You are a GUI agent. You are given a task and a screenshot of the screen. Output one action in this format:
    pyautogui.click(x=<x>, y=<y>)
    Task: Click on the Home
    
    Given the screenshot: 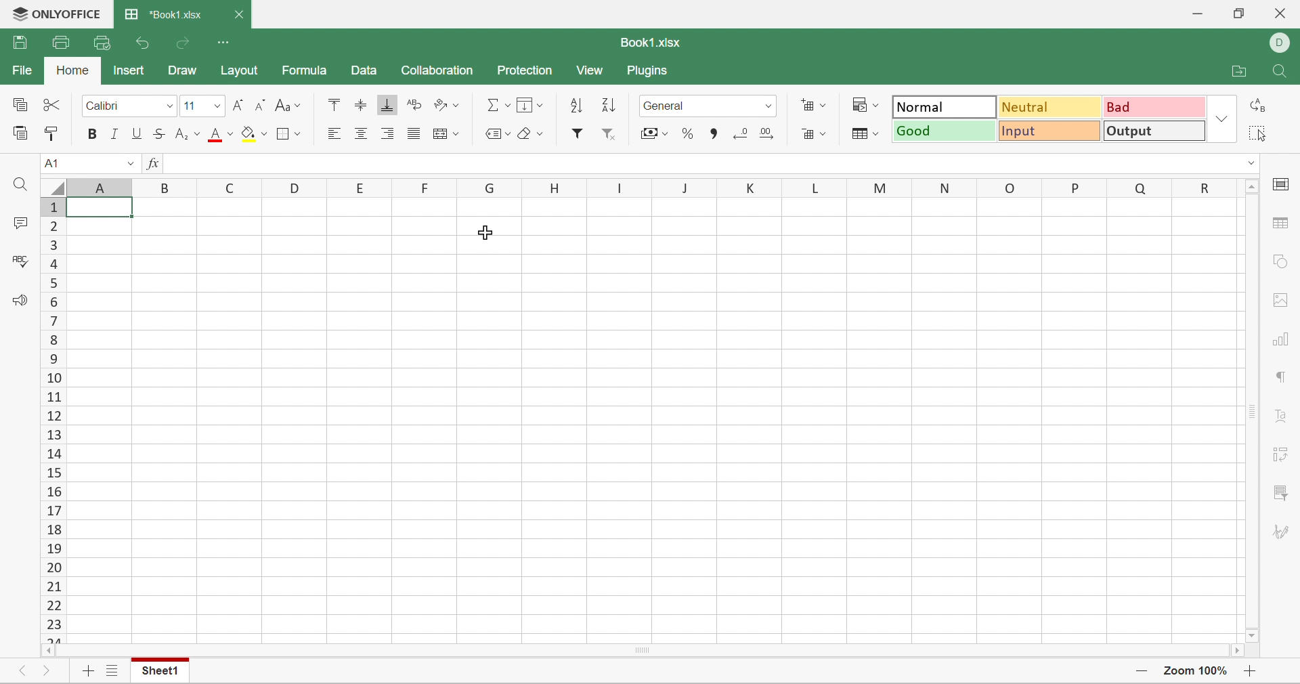 What is the action you would take?
    pyautogui.click(x=72, y=70)
    